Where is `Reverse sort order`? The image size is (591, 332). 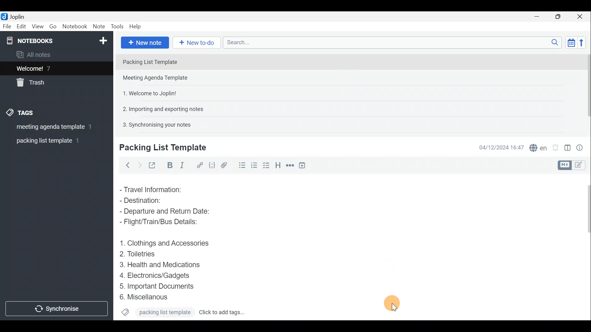 Reverse sort order is located at coordinates (584, 42).